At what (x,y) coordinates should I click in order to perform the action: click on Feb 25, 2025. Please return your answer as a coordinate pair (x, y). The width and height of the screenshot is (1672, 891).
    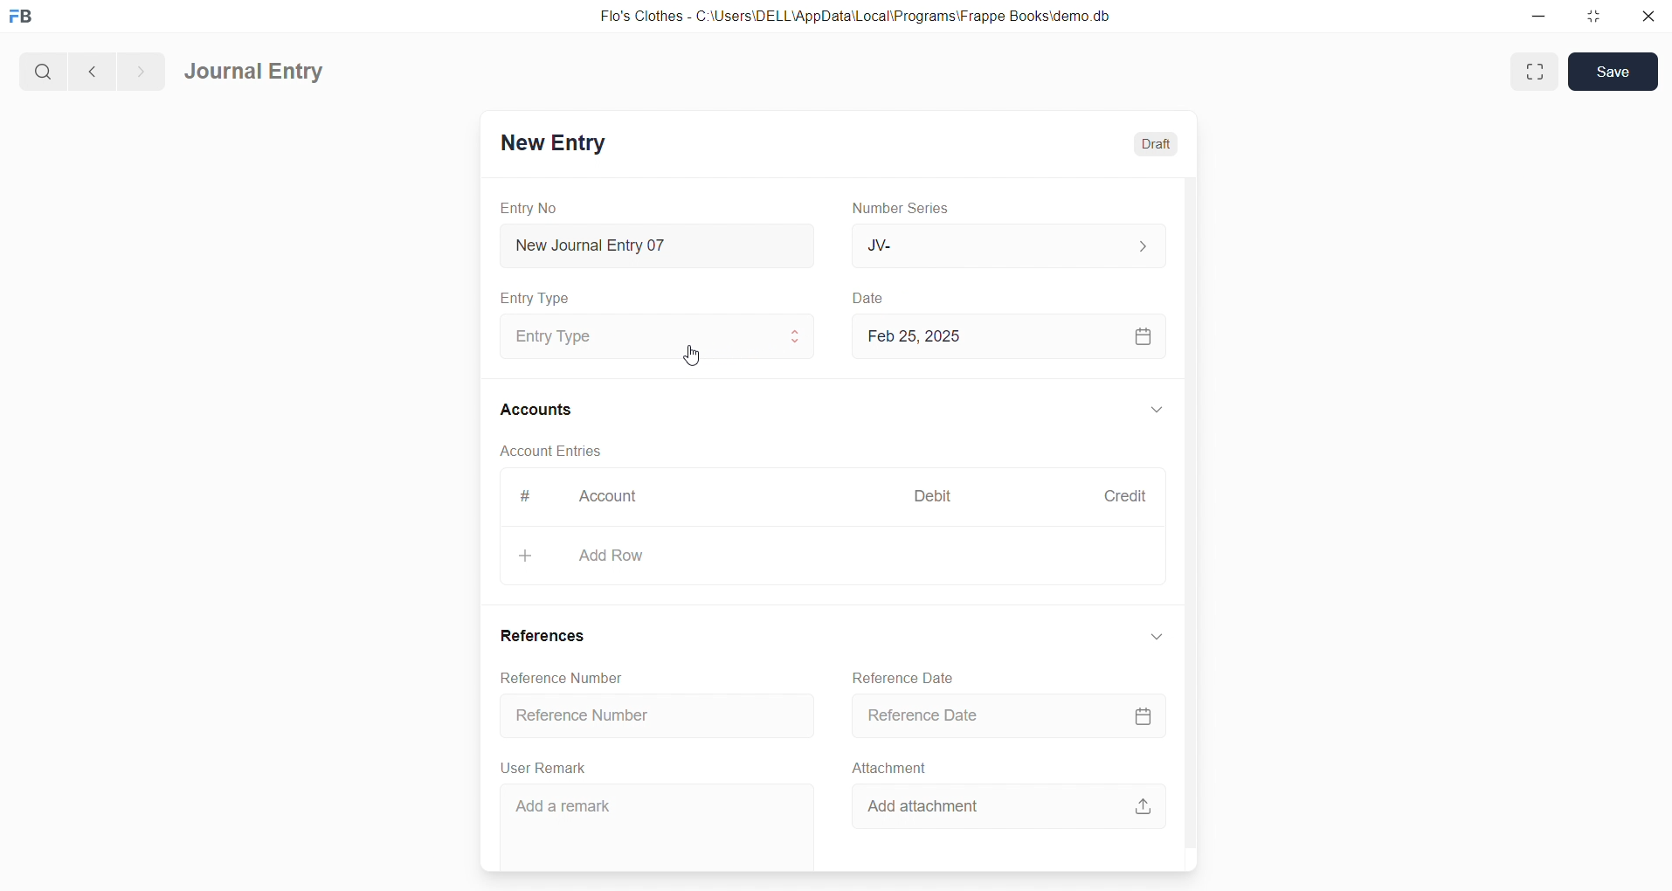
    Looking at the image, I should click on (1011, 336).